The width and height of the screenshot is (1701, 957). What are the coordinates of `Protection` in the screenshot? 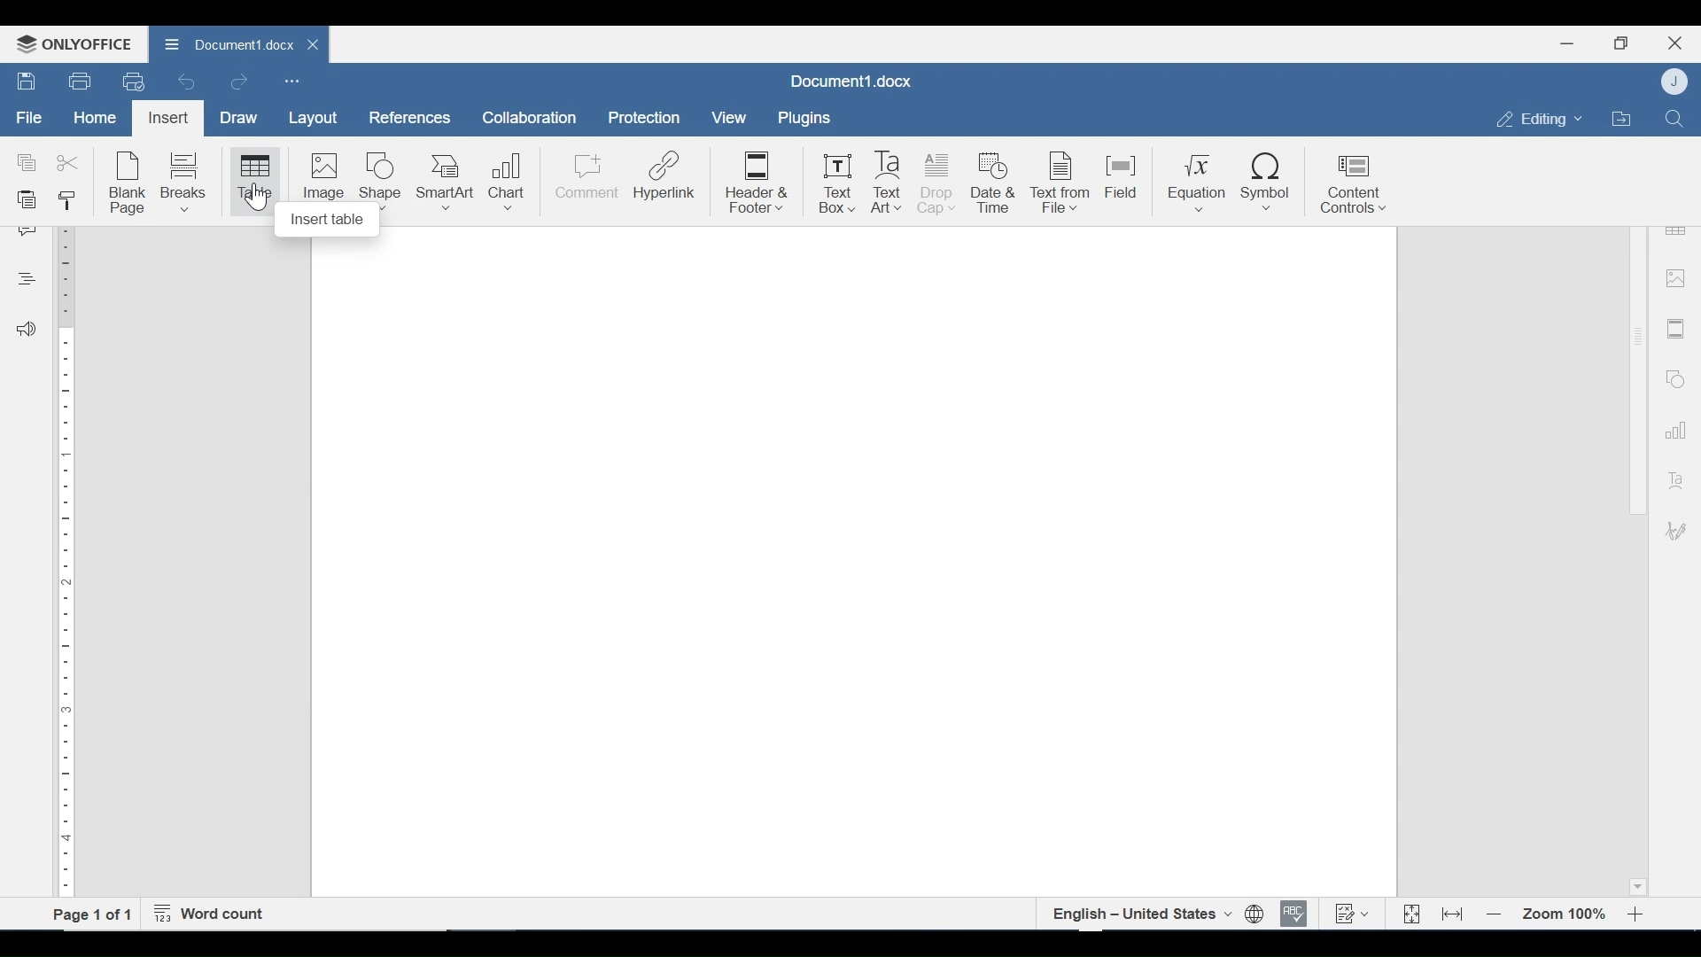 It's located at (644, 119).